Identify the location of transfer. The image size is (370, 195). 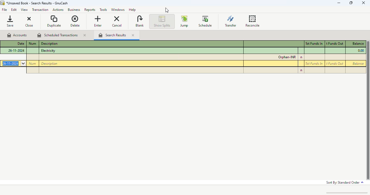
(230, 21).